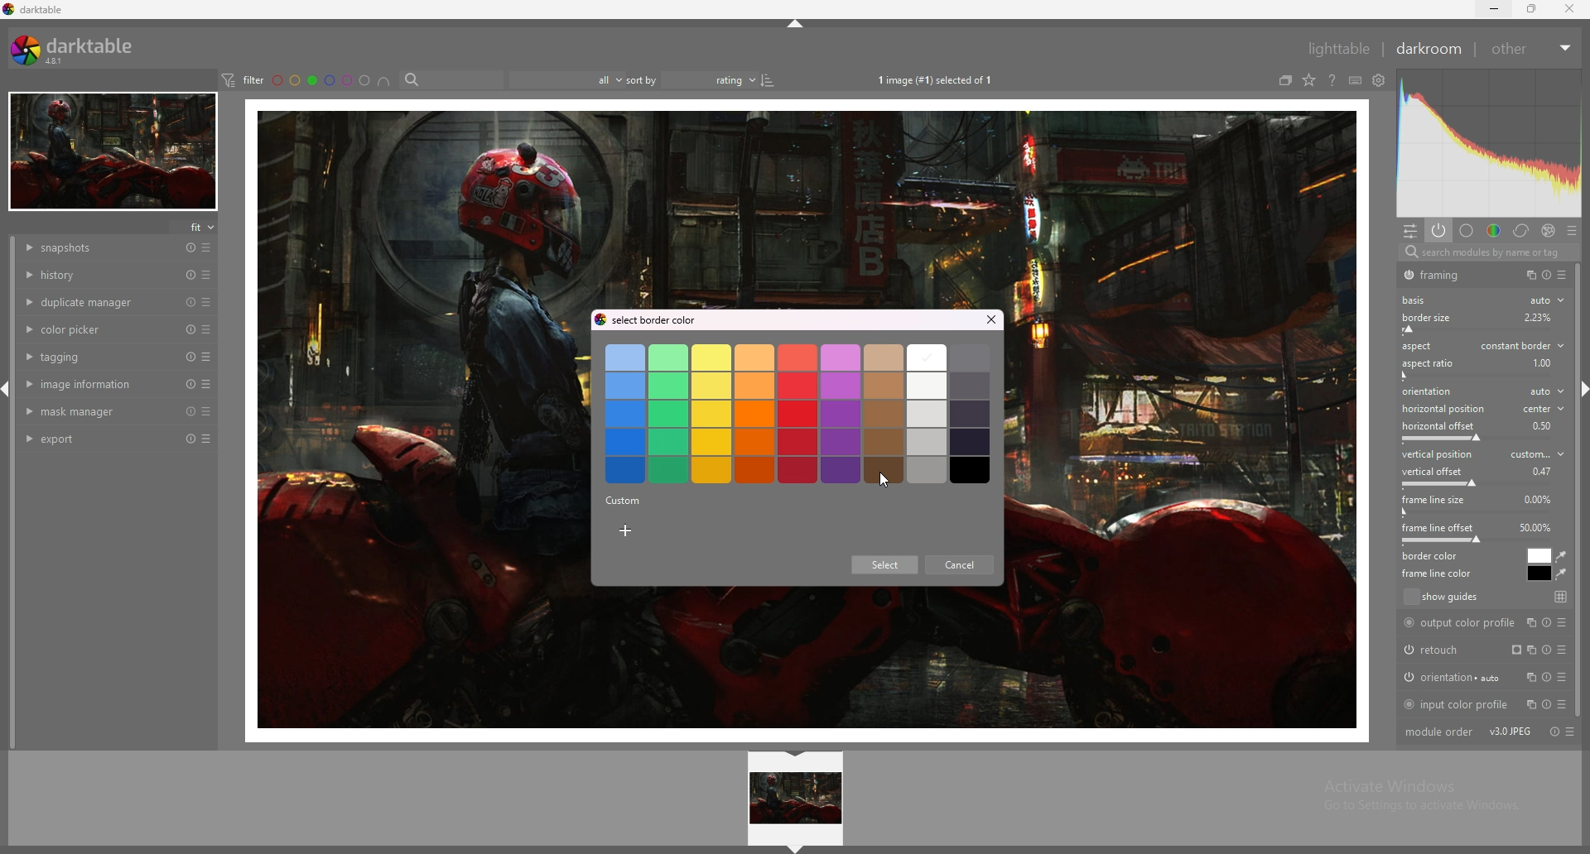 The width and height of the screenshot is (1590, 854). Describe the element at coordinates (1479, 484) in the screenshot. I see `vertical offset bar` at that location.